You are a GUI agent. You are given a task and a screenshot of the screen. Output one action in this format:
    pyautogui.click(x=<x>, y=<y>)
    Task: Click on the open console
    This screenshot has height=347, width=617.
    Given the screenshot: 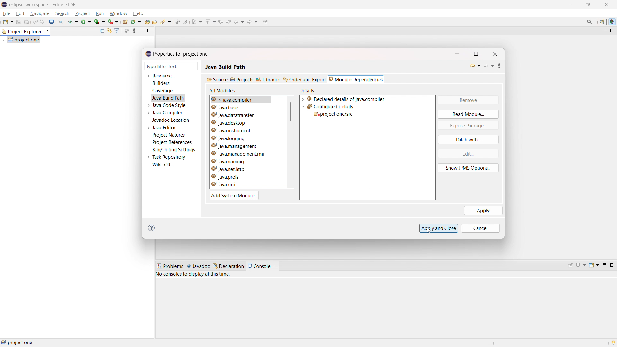 What is the action you would take?
    pyautogui.click(x=594, y=265)
    